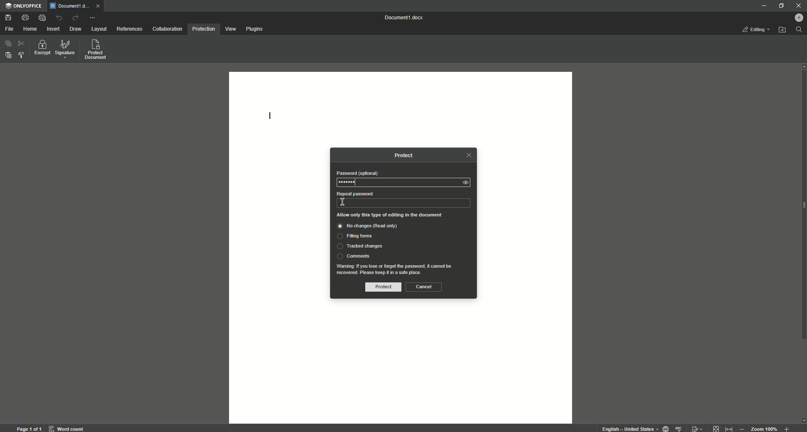 The height and width of the screenshot is (432, 807). What do you see at coordinates (100, 29) in the screenshot?
I see `Layout` at bounding box center [100, 29].